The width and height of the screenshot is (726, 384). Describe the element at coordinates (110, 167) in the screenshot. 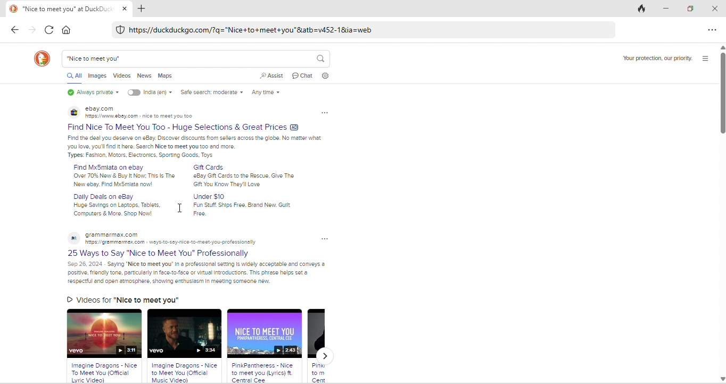

I see `text` at that location.